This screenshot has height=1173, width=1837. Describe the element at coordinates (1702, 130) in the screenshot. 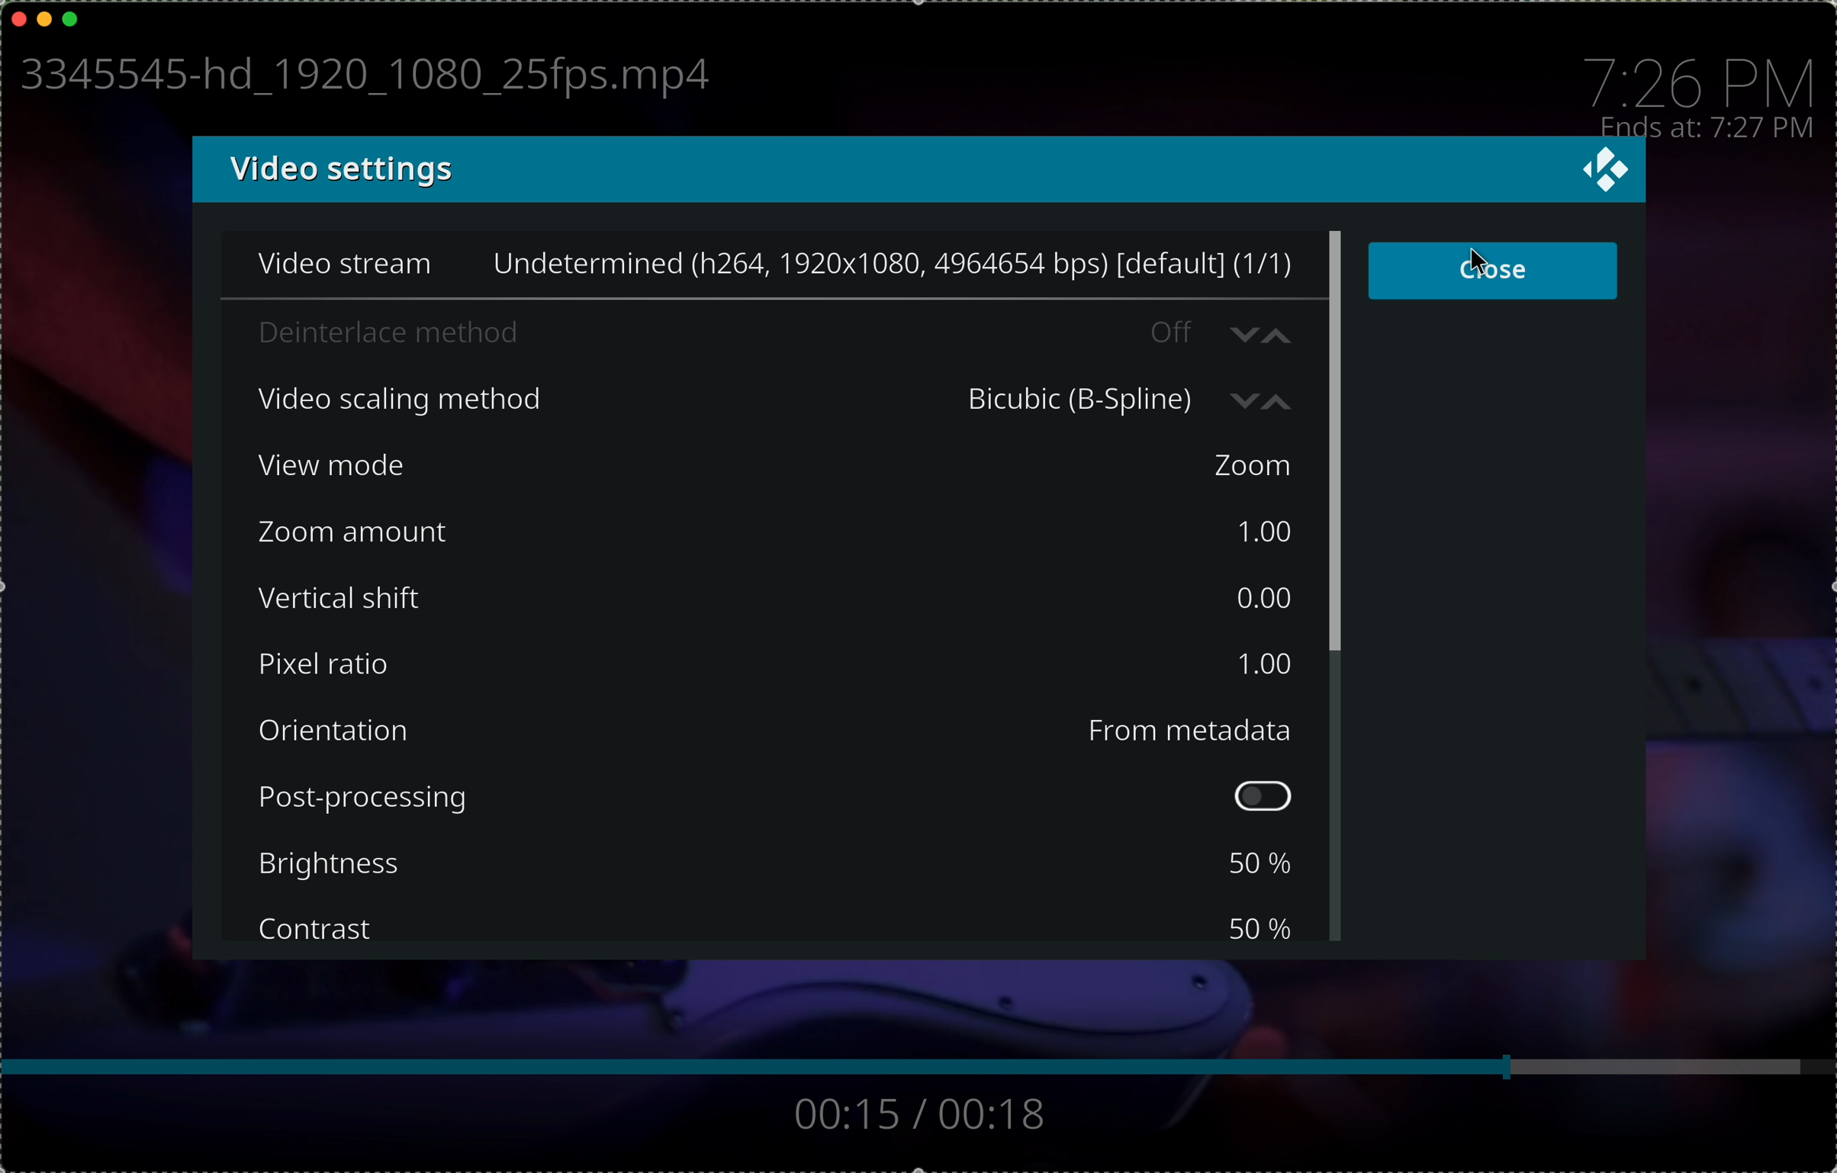

I see `time` at that location.